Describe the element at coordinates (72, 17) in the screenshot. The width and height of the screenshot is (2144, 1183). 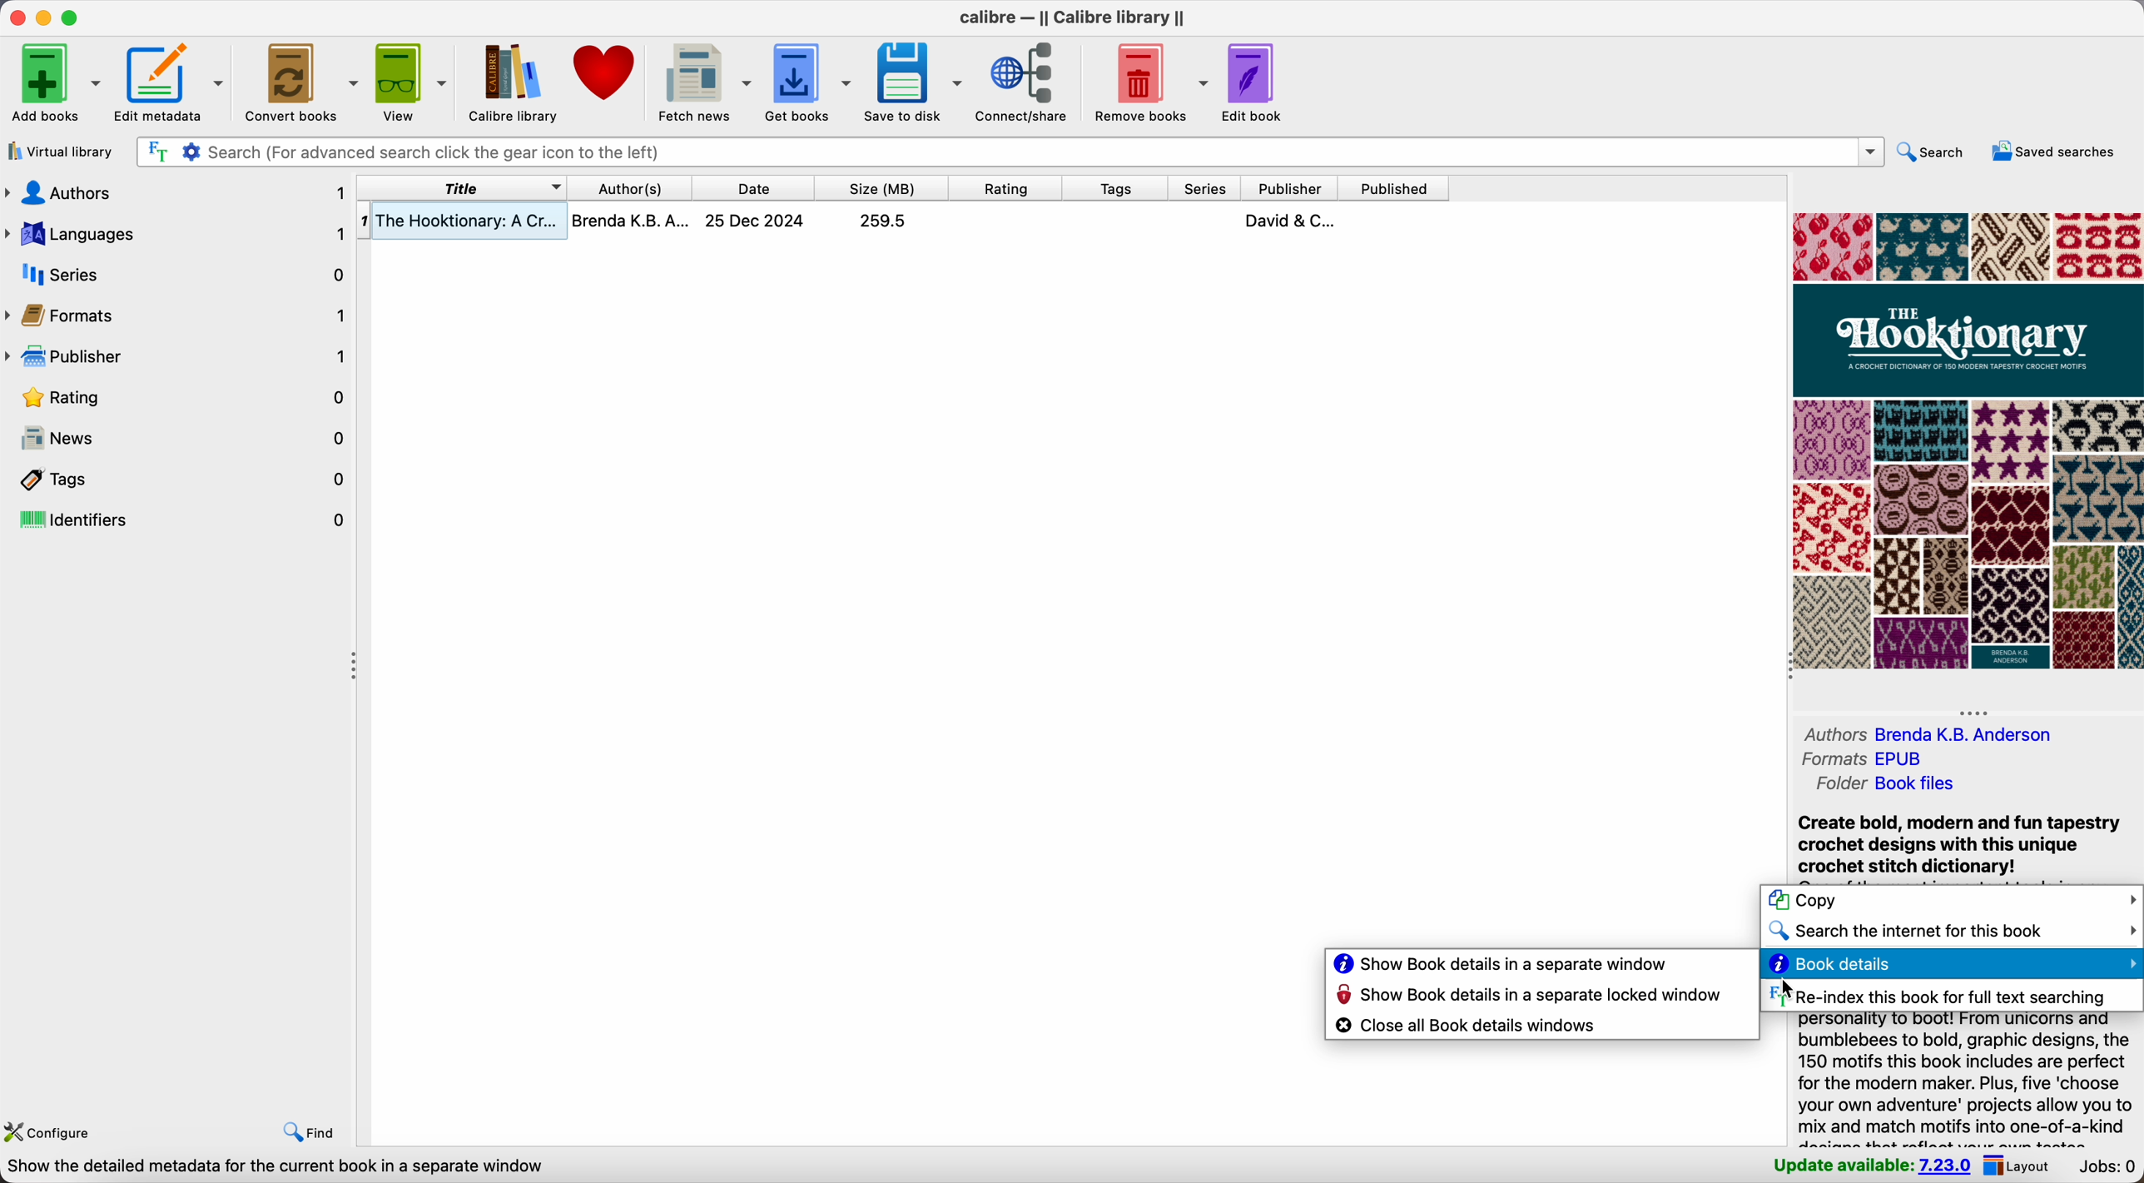
I see `maximize` at that location.